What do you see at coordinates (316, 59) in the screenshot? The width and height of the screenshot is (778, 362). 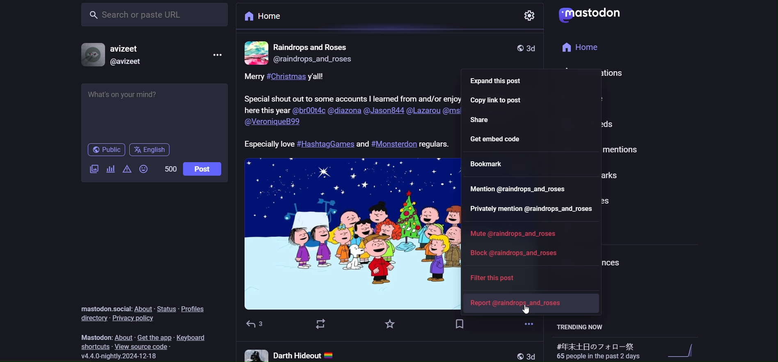 I see `id` at bounding box center [316, 59].